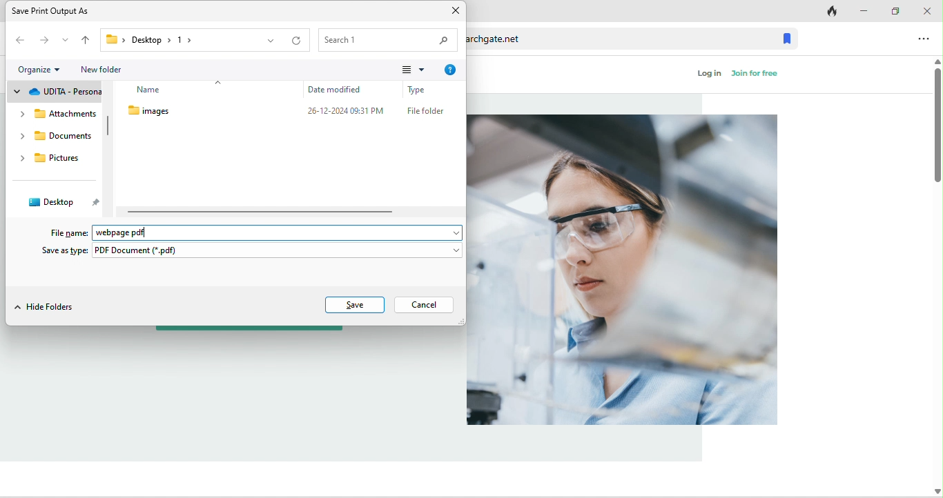 The width and height of the screenshot is (943, 498). What do you see at coordinates (164, 91) in the screenshot?
I see `name` at bounding box center [164, 91].